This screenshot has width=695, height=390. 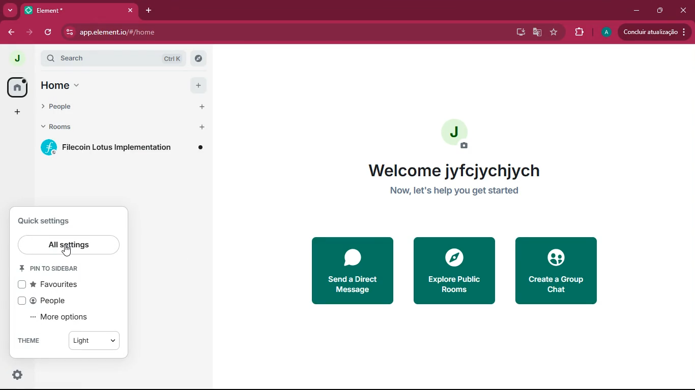 I want to click on home, so click(x=16, y=87).